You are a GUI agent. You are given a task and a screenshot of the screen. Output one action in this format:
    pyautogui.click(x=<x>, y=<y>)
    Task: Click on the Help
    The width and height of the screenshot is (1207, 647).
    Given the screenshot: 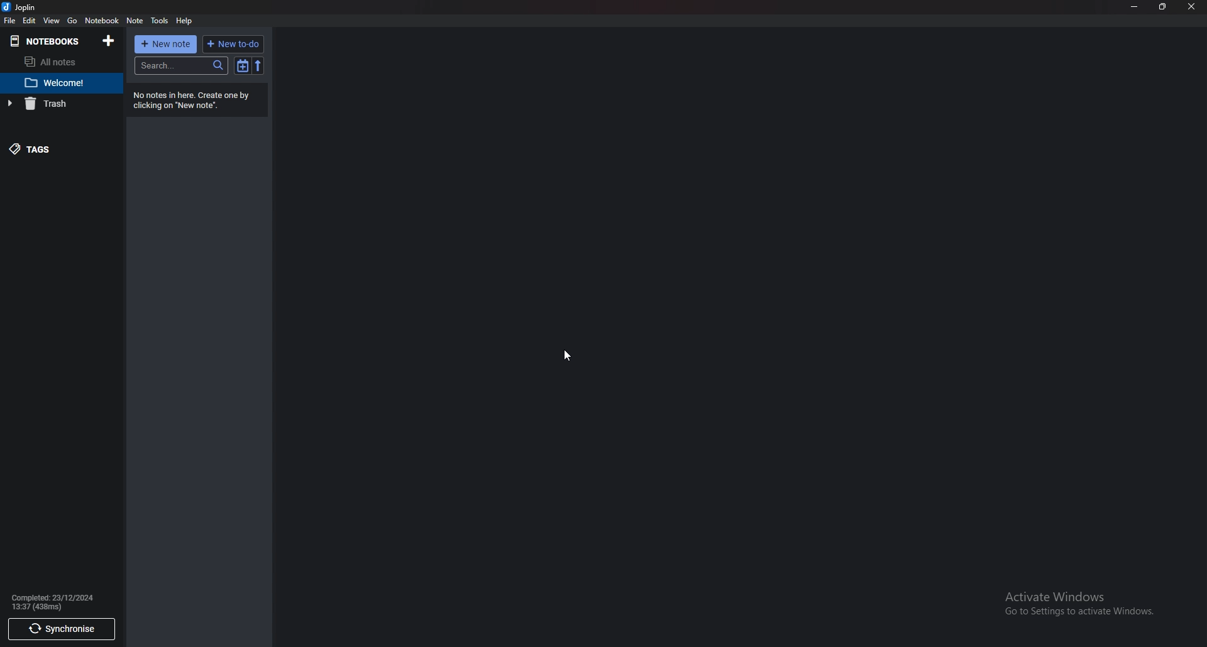 What is the action you would take?
    pyautogui.click(x=184, y=20)
    